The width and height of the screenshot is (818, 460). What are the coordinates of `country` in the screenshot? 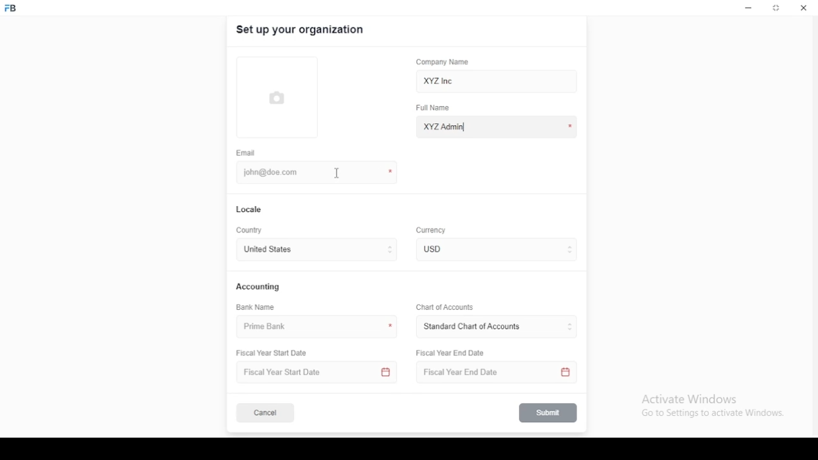 It's located at (251, 231).